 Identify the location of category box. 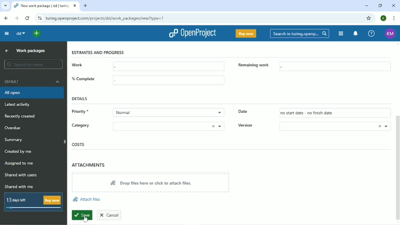
(152, 127).